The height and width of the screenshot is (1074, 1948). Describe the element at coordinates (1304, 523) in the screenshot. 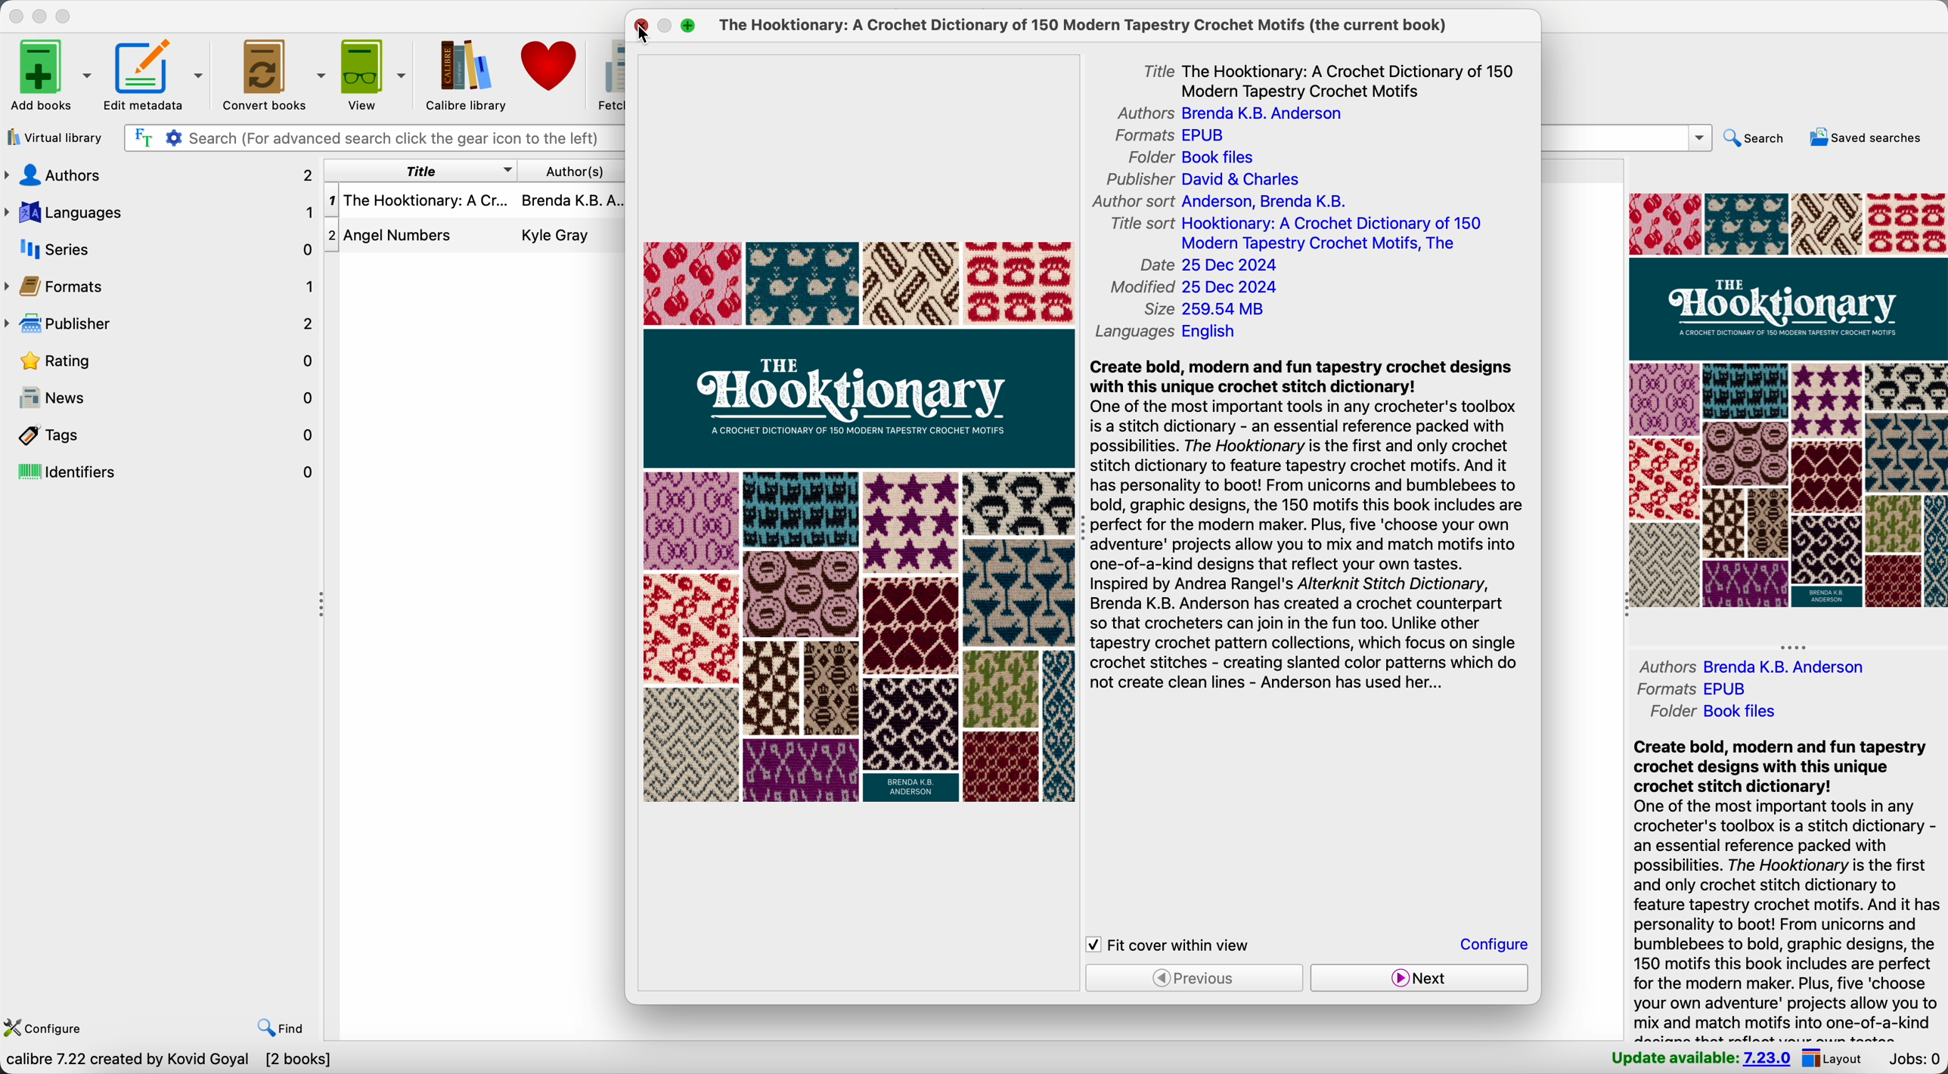

I see `synopsis` at that location.